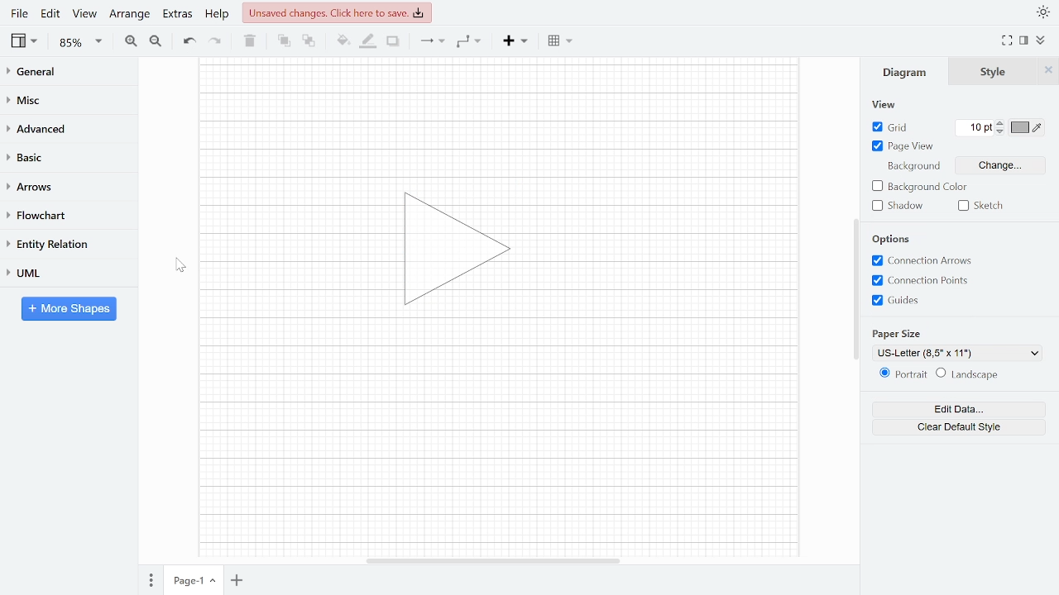  Describe the element at coordinates (908, 168) in the screenshot. I see `‘Background` at that location.